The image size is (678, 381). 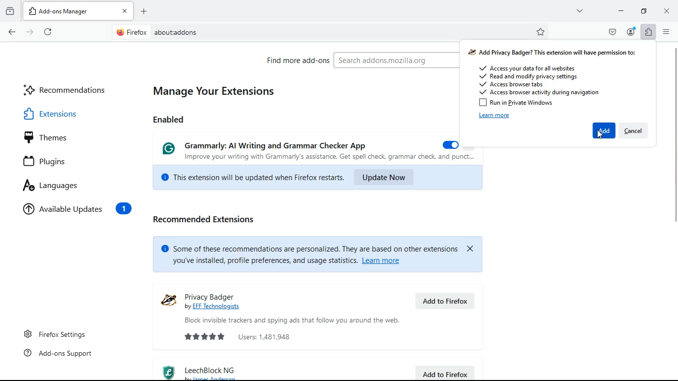 What do you see at coordinates (132, 32) in the screenshot?
I see `Firefox` at bounding box center [132, 32].